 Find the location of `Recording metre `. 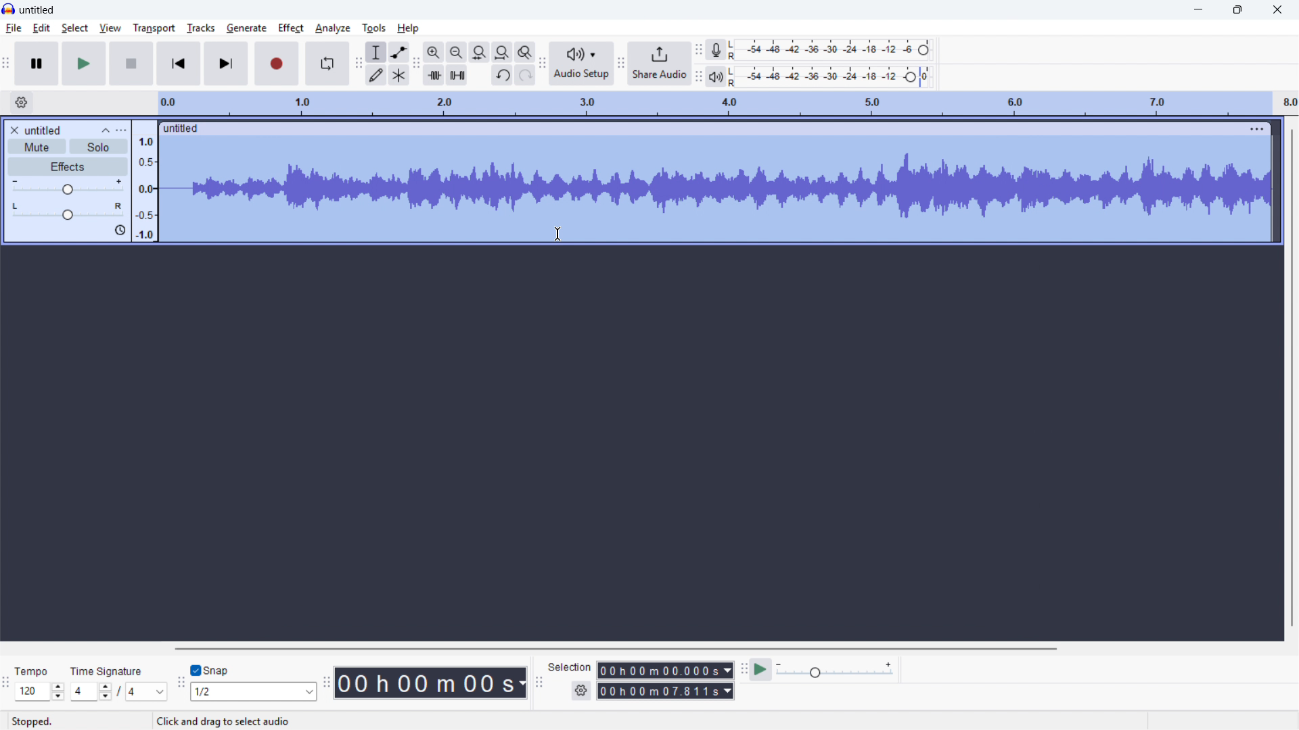

Recording metre  is located at coordinates (716, 50).